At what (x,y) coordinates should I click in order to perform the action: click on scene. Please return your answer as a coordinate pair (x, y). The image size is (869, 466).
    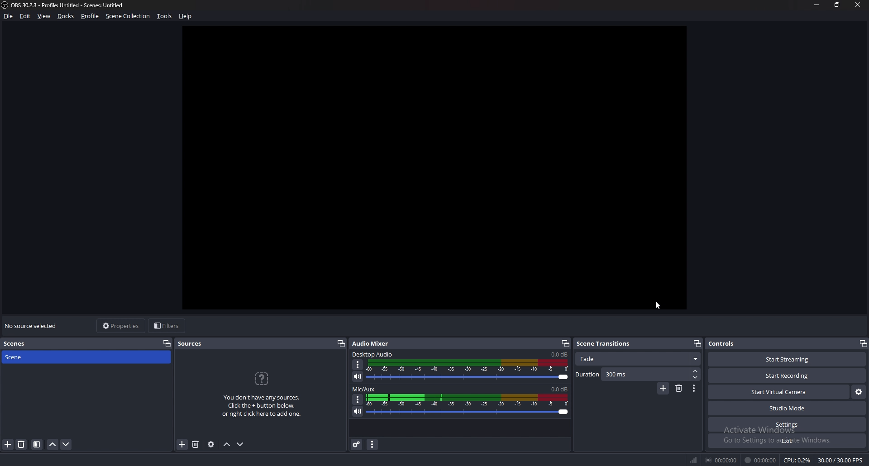
    Looking at the image, I should click on (21, 357).